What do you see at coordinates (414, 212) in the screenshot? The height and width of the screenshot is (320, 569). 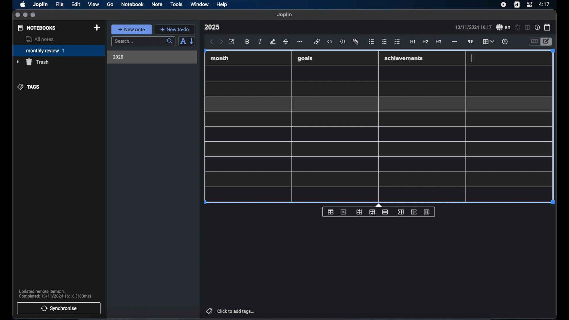 I see `insert column after` at bounding box center [414, 212].